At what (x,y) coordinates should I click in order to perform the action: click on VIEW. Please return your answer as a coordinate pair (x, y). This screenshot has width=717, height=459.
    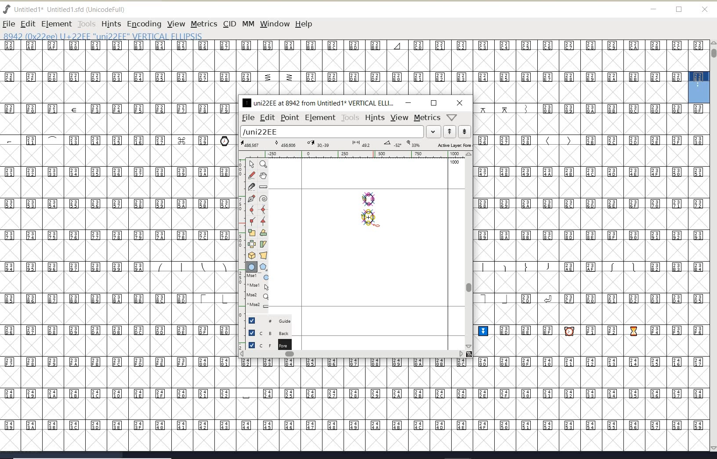
    Looking at the image, I should click on (175, 24).